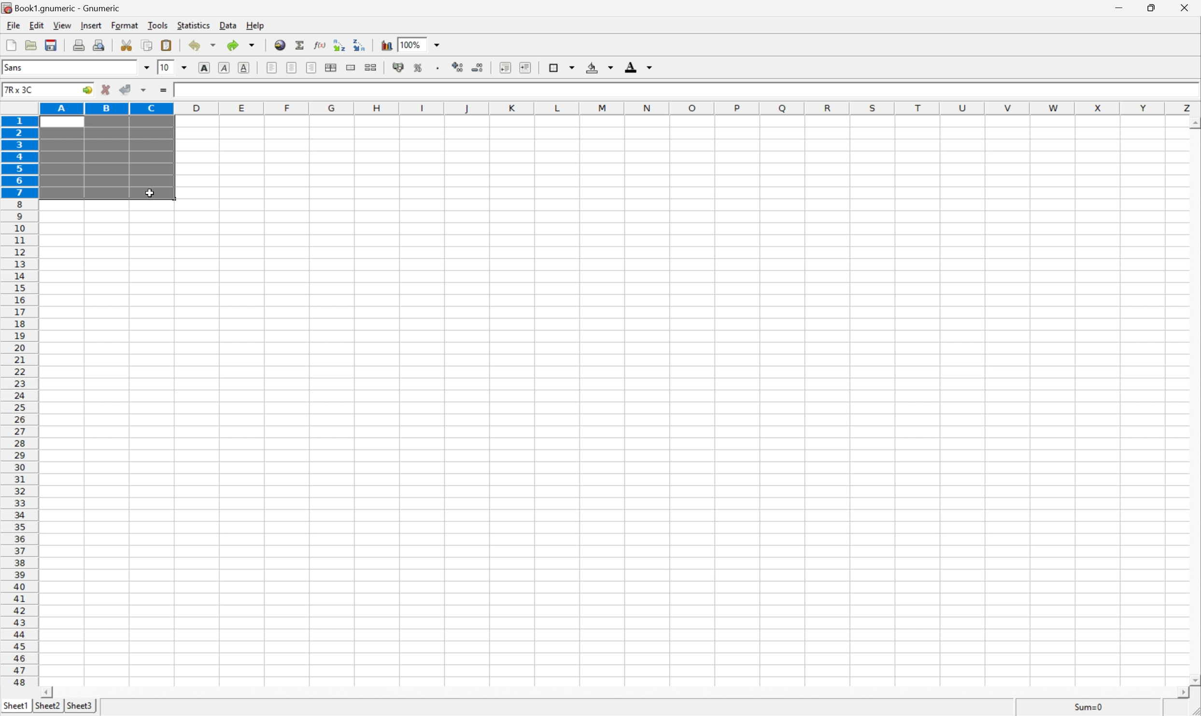 This screenshot has height=716, width=1201. What do you see at coordinates (127, 45) in the screenshot?
I see `cut` at bounding box center [127, 45].